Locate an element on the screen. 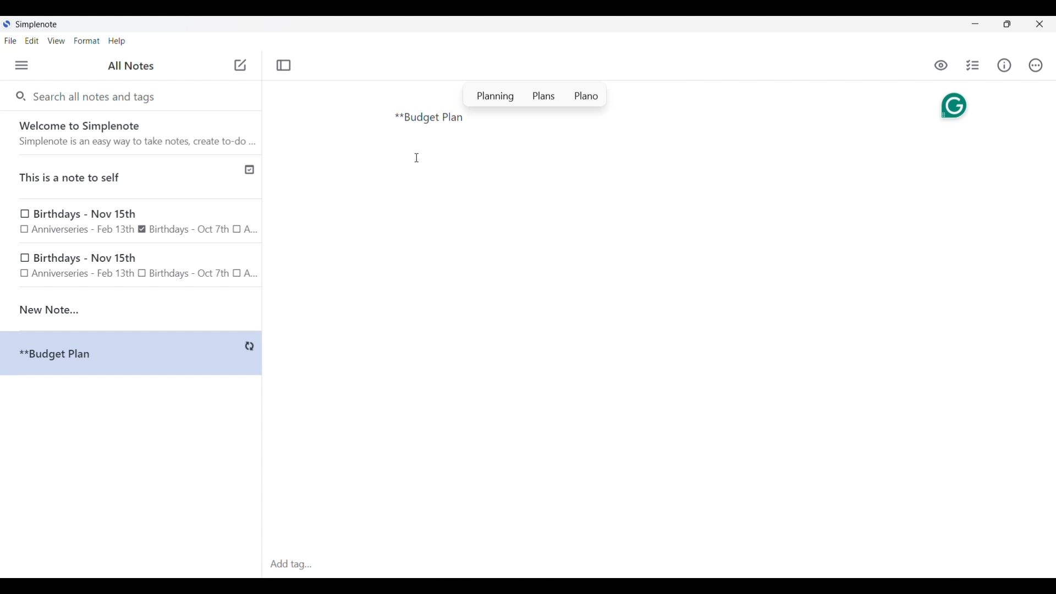 The height and width of the screenshot is (594, 1056). Click to type in tags is located at coordinates (659, 565).